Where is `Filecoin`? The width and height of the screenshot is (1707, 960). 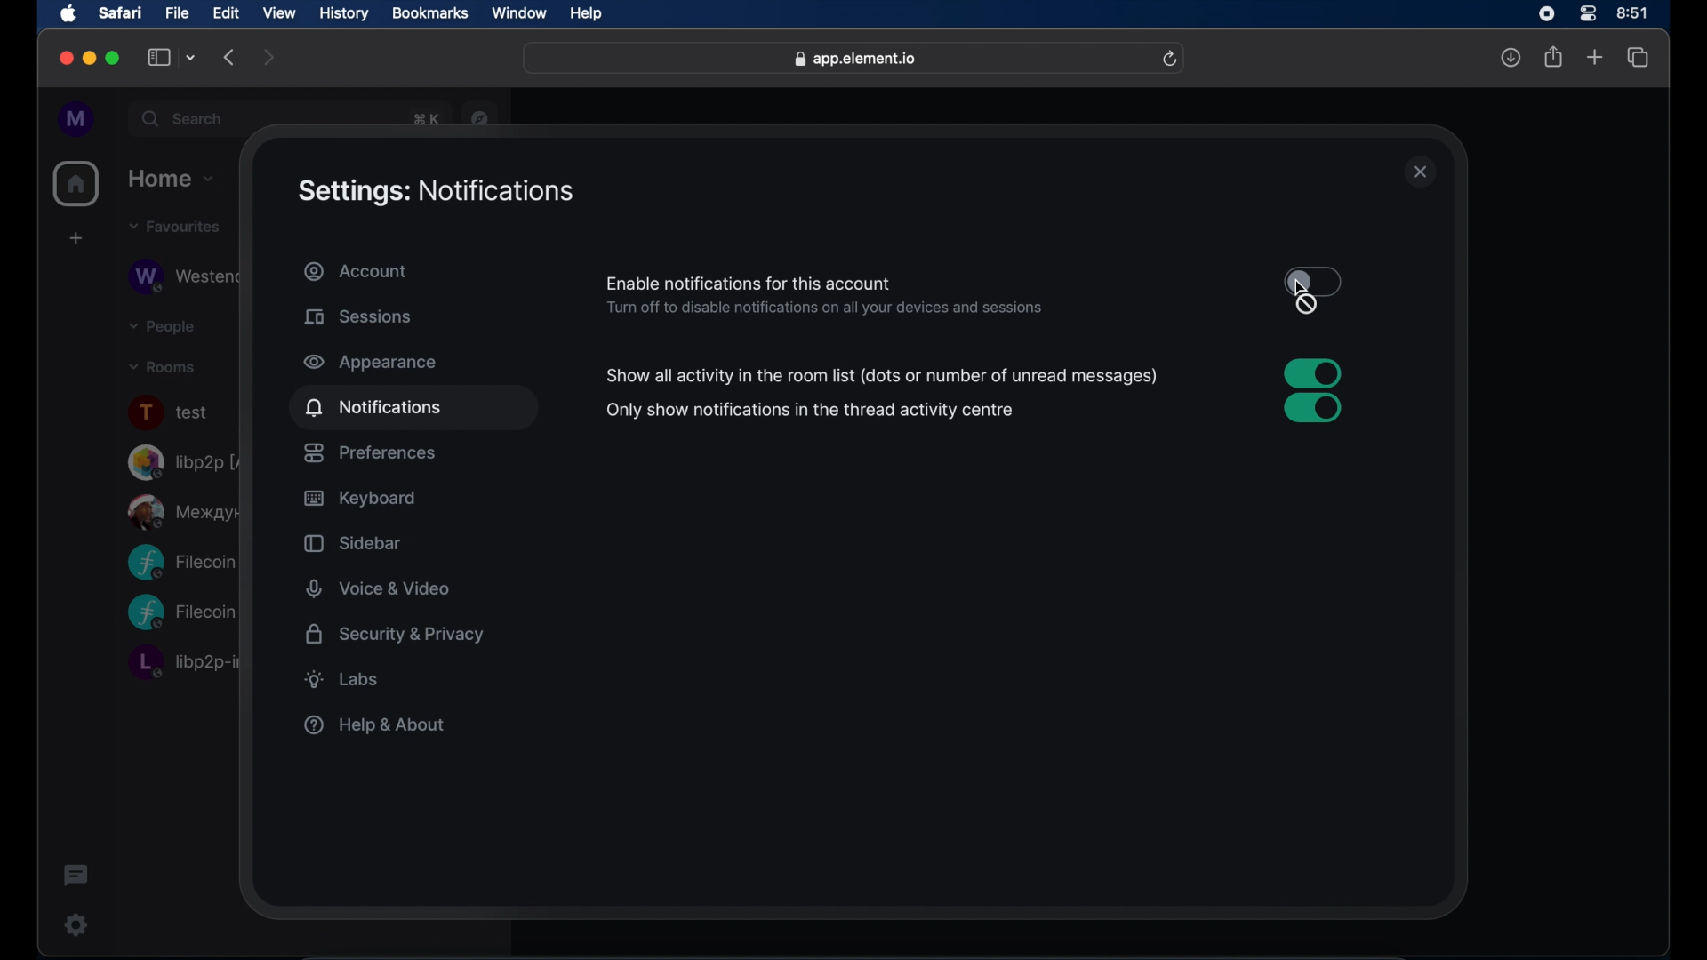 Filecoin is located at coordinates (180, 612).